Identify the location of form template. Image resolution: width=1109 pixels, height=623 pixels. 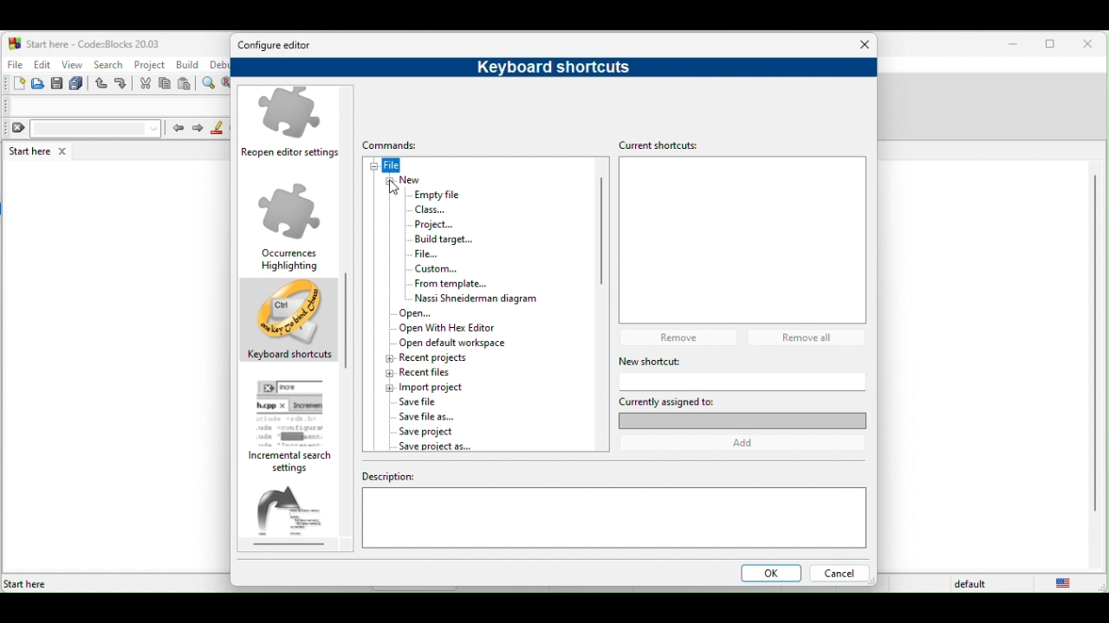
(451, 283).